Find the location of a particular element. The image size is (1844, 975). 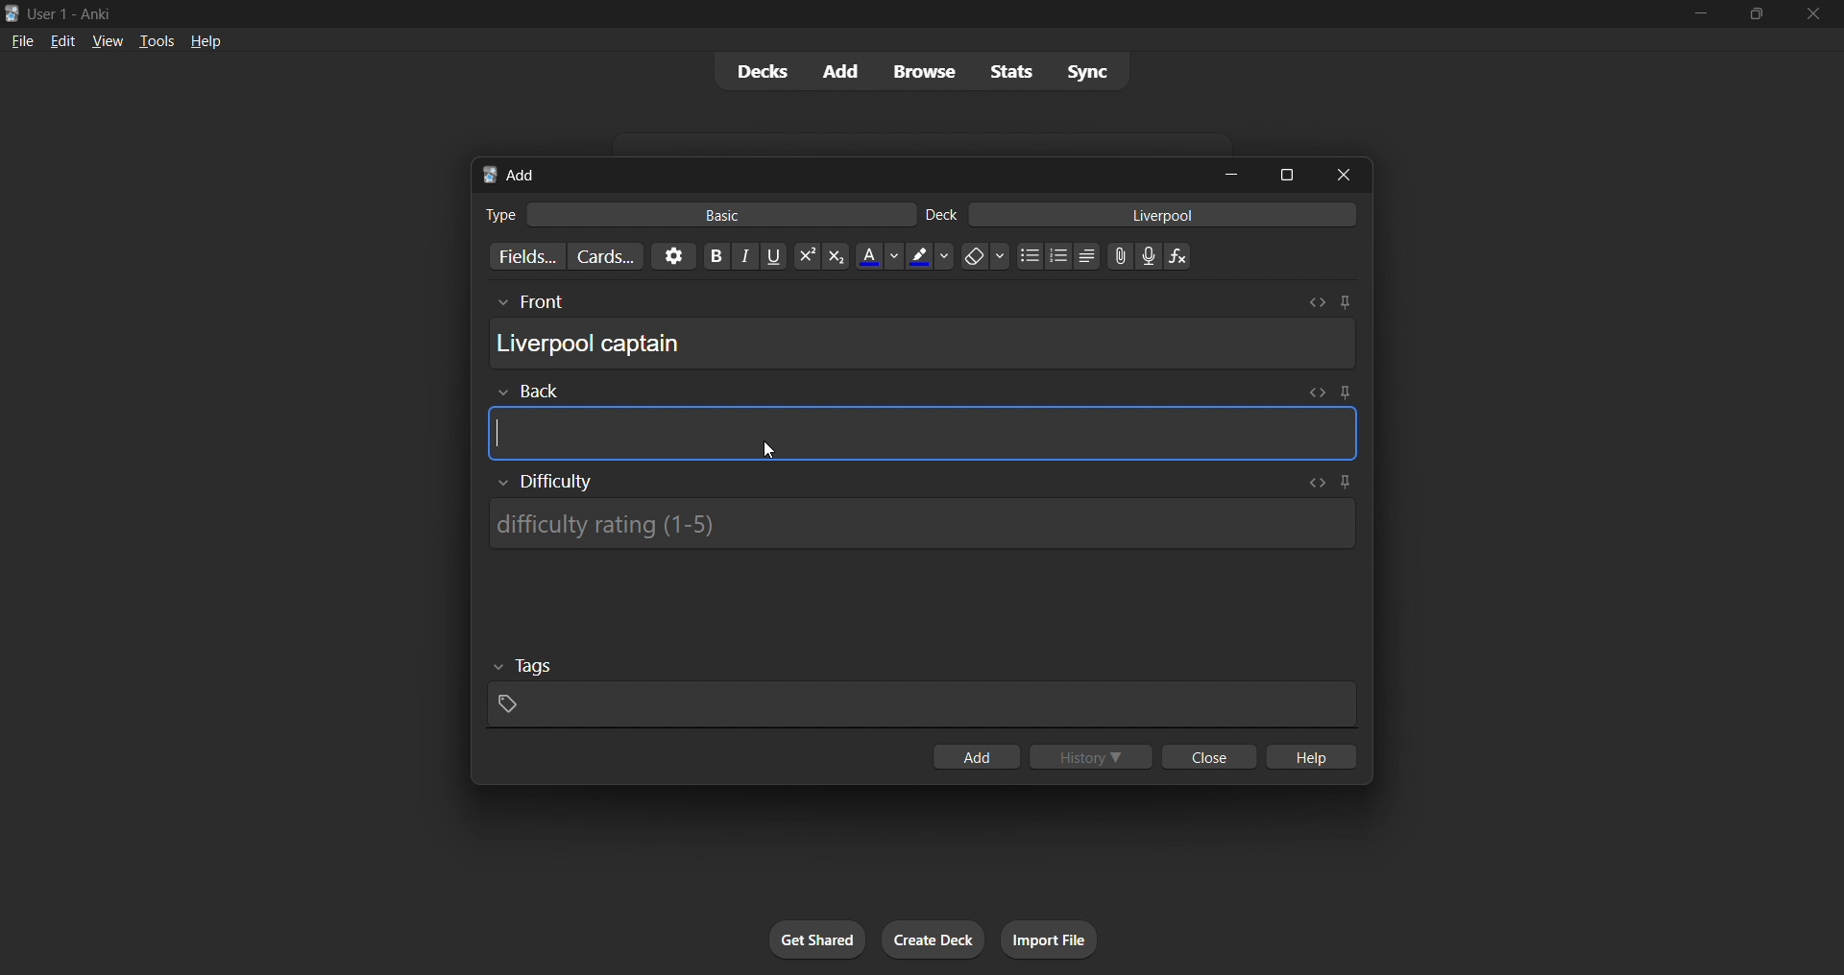

customize card templates is located at coordinates (605, 257).